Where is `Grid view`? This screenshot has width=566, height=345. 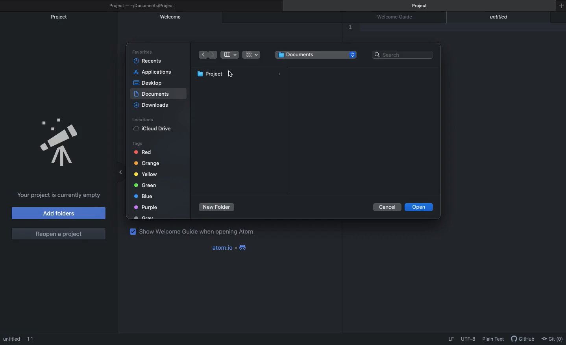
Grid view is located at coordinates (252, 55).